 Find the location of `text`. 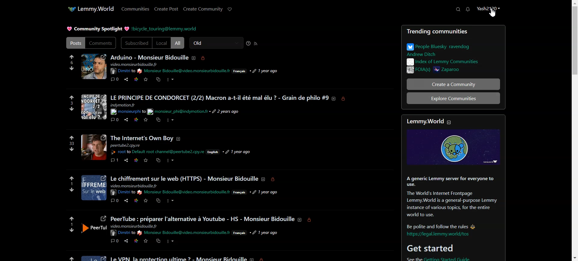

text is located at coordinates (203, 216).